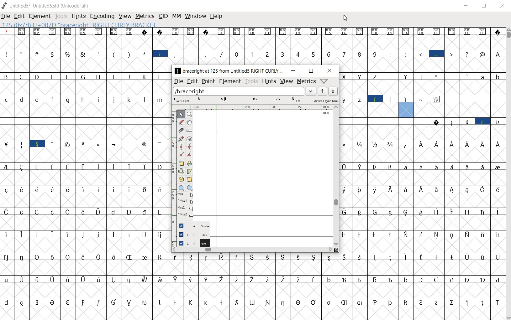 The width and height of the screenshot is (511, 320). Describe the element at coordinates (191, 243) in the screenshot. I see `foreground` at that location.